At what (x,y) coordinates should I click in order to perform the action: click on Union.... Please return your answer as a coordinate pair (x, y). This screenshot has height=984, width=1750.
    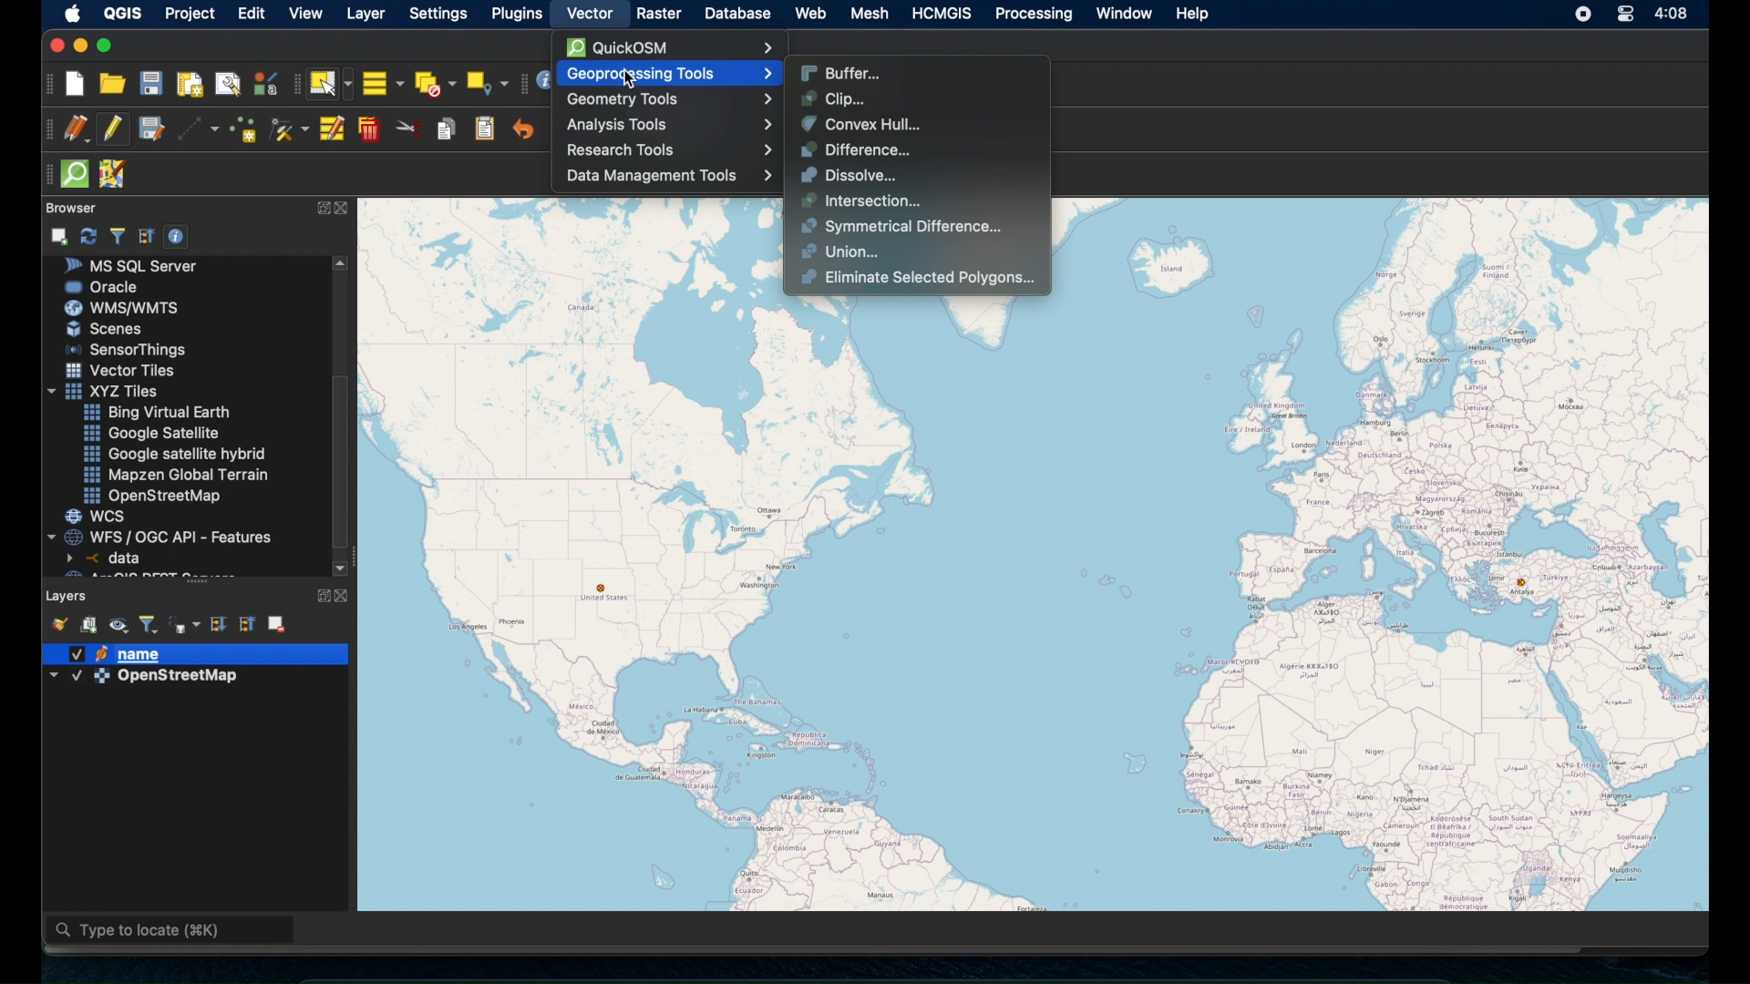
    Looking at the image, I should click on (840, 251).